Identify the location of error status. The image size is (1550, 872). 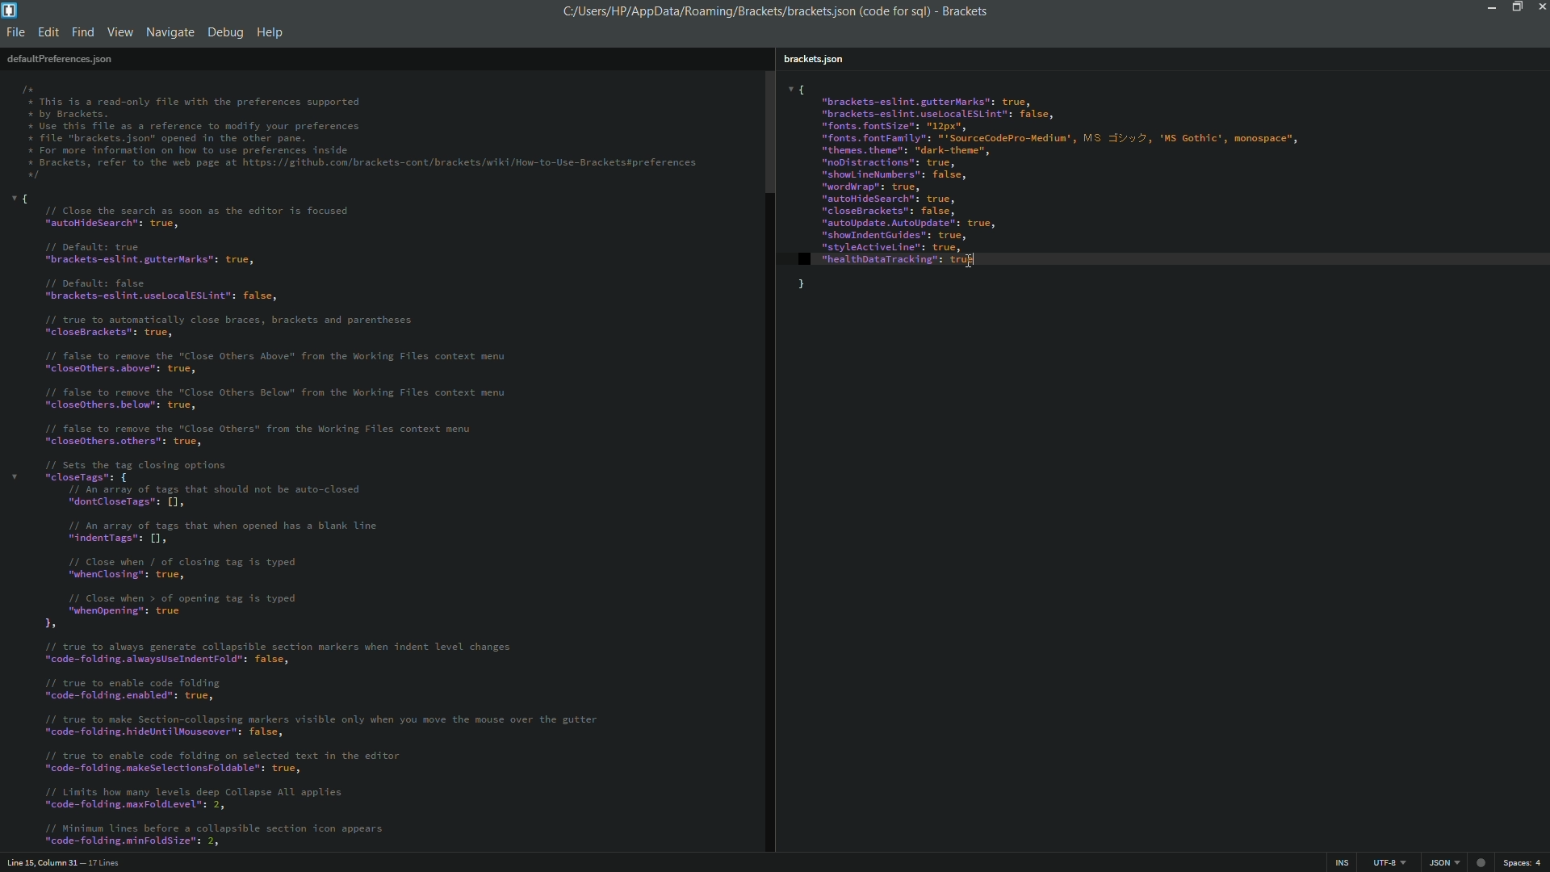
(1480, 862).